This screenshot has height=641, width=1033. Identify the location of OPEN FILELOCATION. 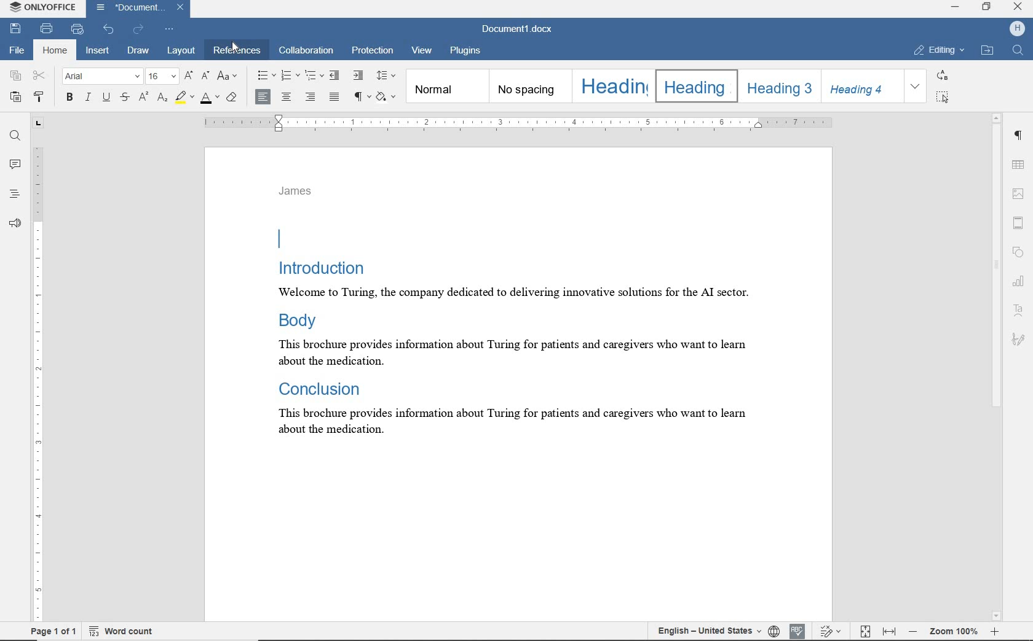
(986, 51).